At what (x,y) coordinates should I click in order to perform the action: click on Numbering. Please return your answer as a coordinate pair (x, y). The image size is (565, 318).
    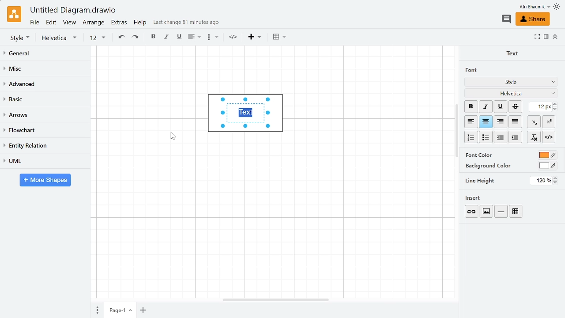
    Looking at the image, I should click on (471, 137).